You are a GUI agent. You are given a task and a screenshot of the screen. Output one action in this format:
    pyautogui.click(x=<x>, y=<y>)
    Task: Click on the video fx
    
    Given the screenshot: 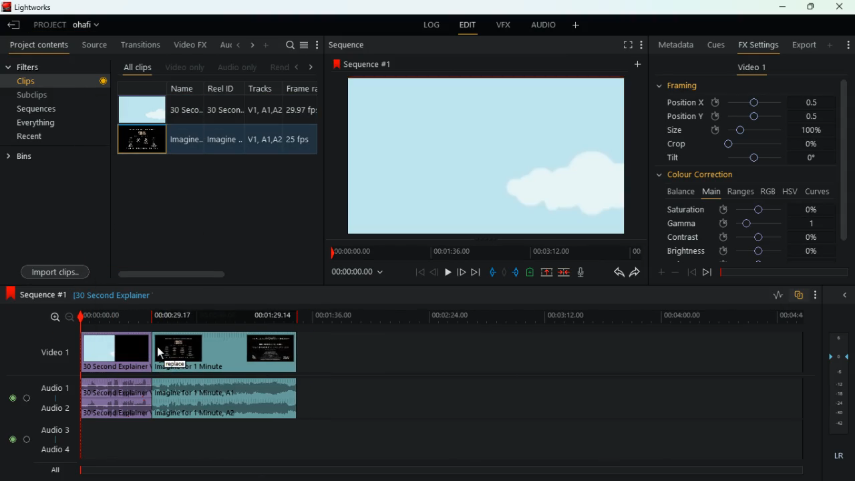 What is the action you would take?
    pyautogui.click(x=188, y=45)
    